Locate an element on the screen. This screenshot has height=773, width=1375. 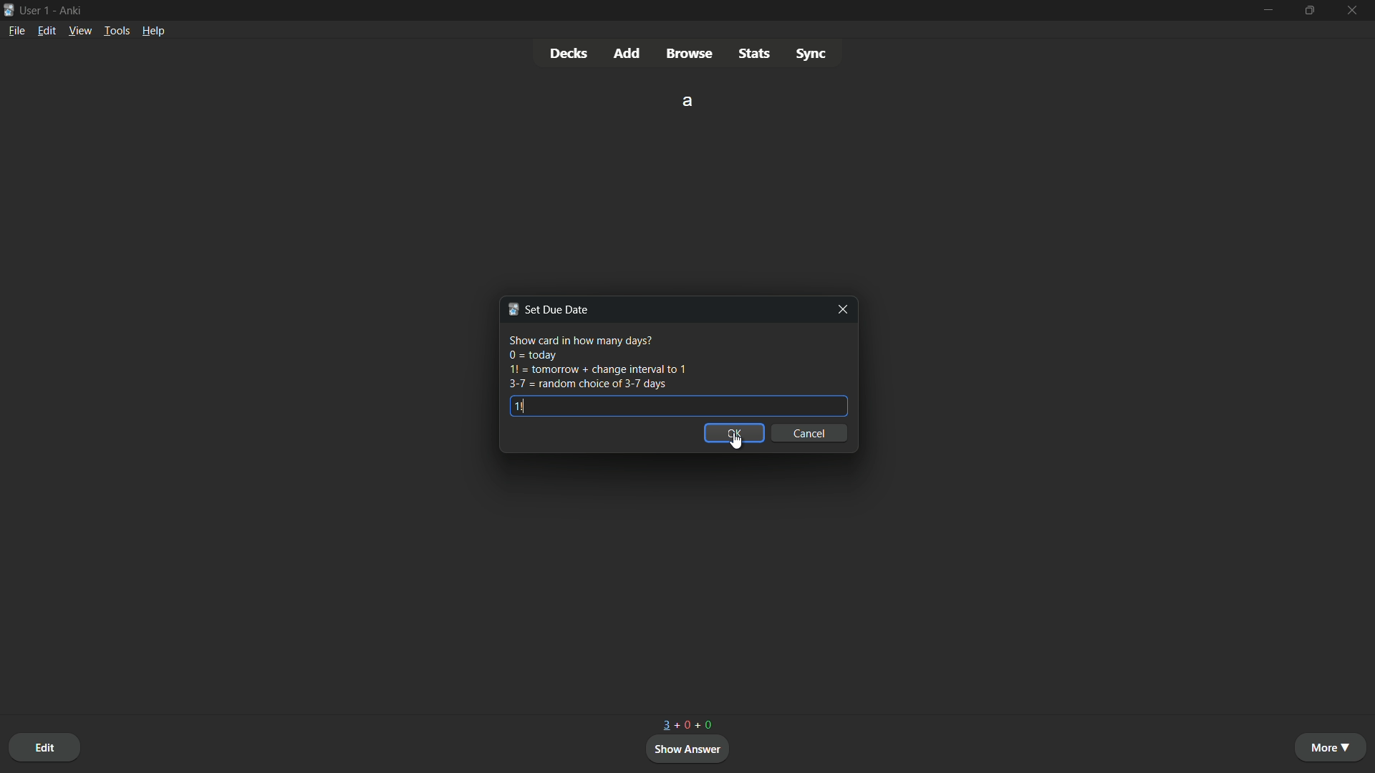
add is located at coordinates (628, 53).